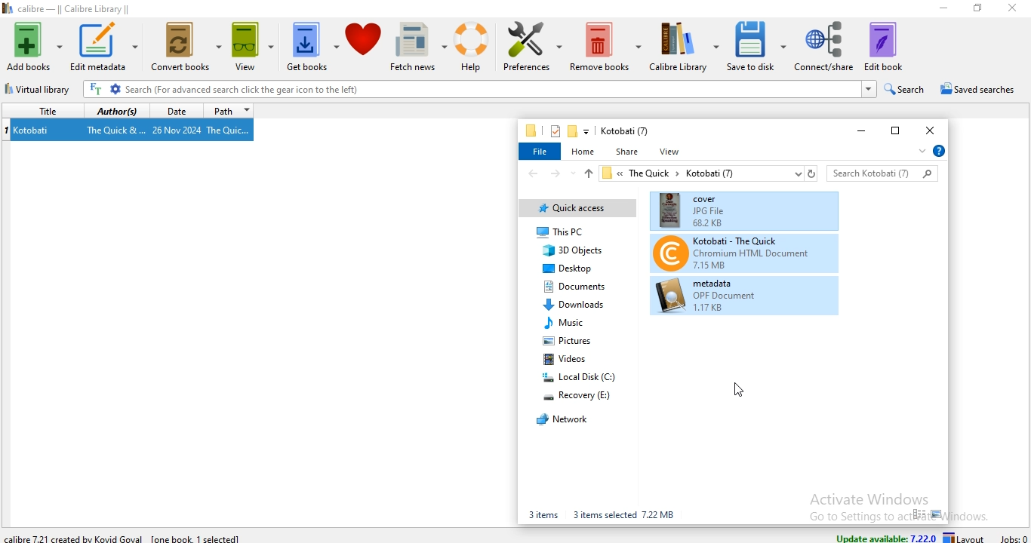  I want to click on back file path, so click(532, 173).